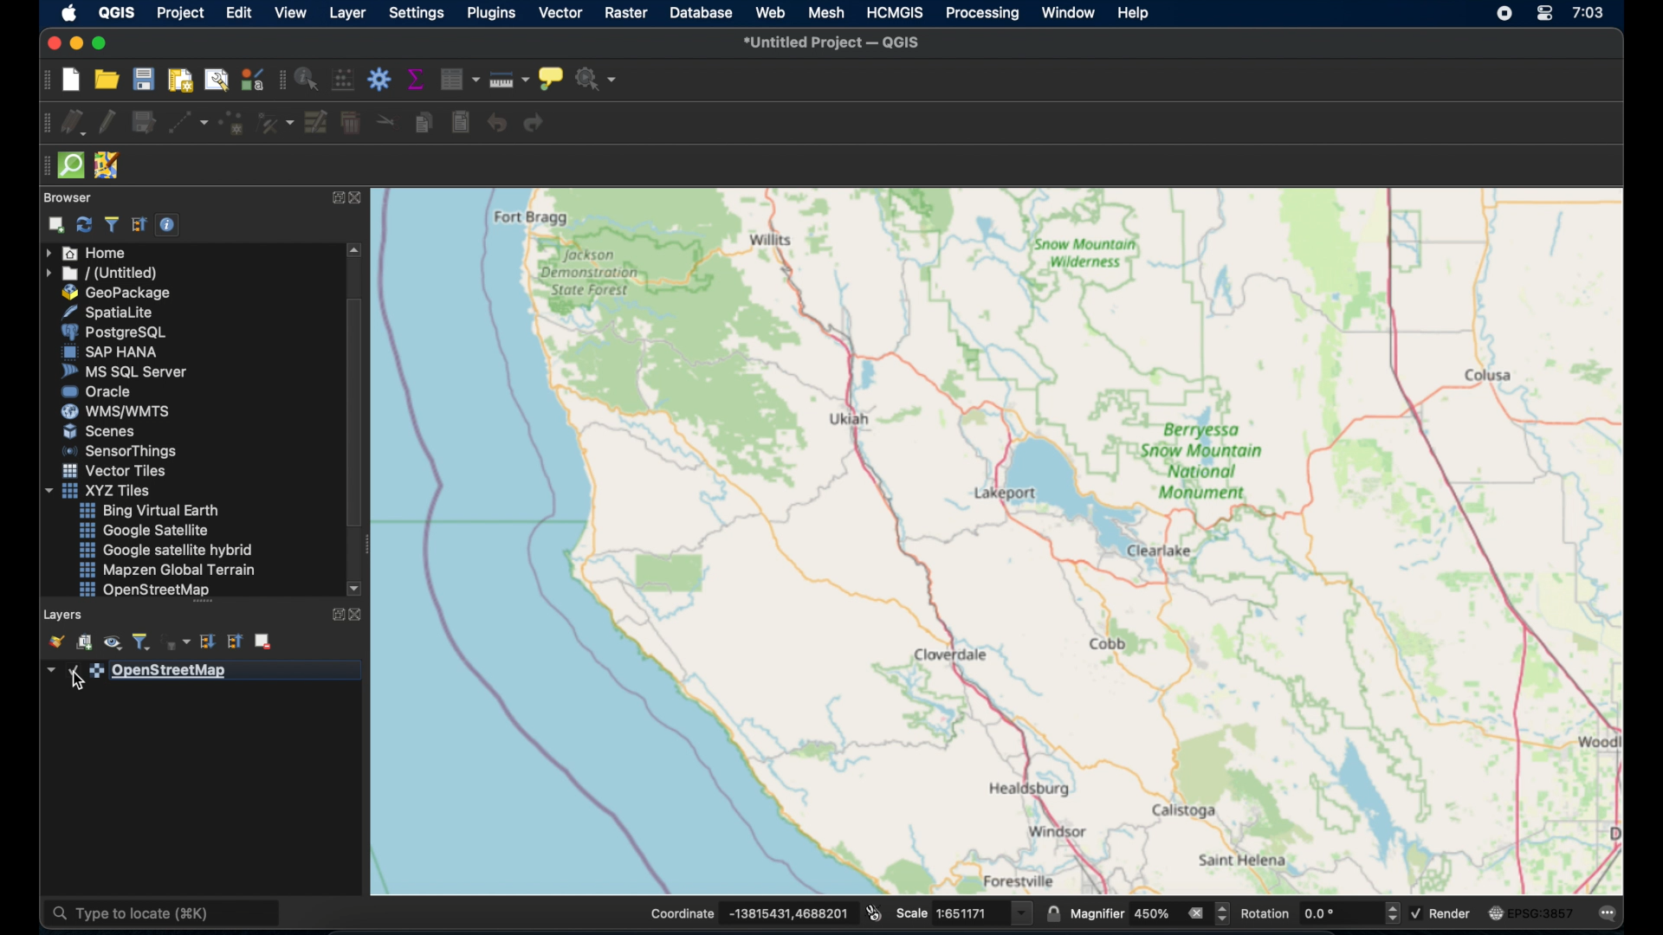 The width and height of the screenshot is (1663, 935). I want to click on redo, so click(536, 124).